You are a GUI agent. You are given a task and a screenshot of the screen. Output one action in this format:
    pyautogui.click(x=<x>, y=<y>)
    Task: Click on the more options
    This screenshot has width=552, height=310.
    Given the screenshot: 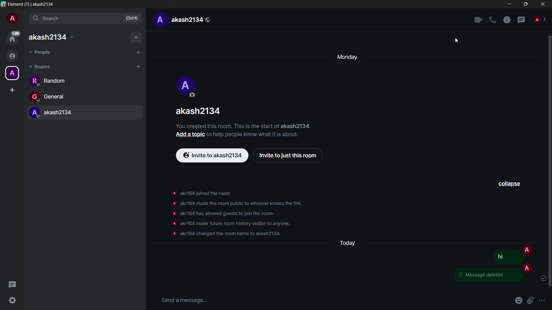 What is the action you would take?
    pyautogui.click(x=542, y=301)
    